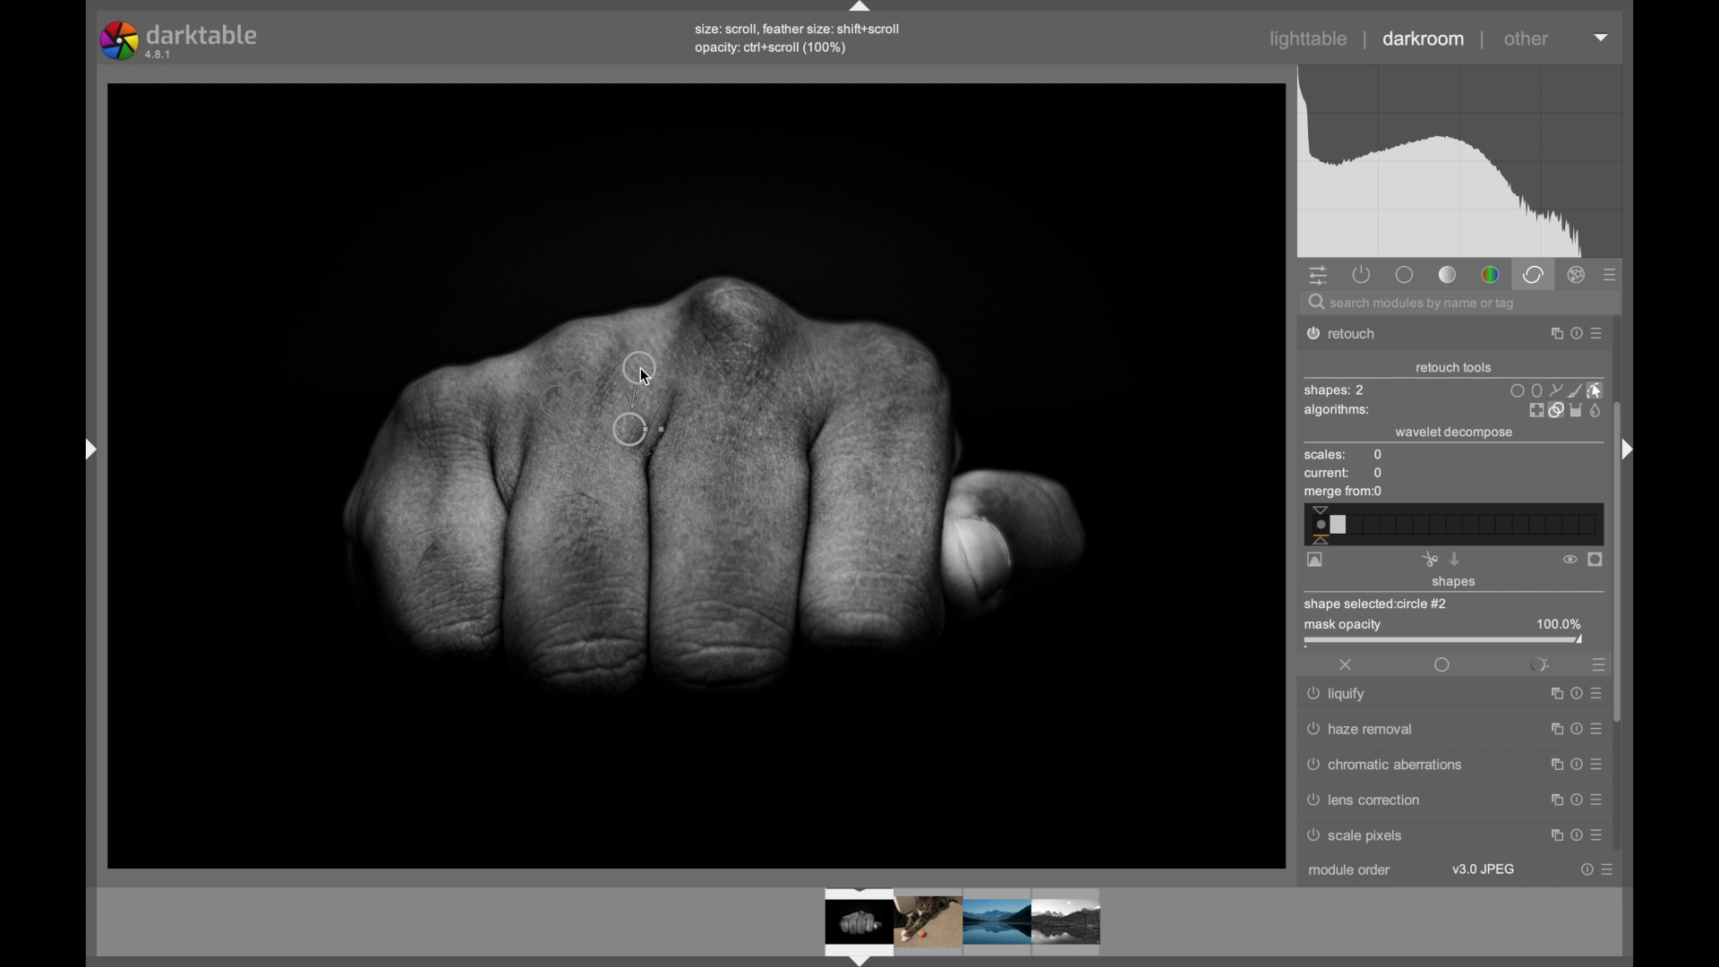  What do you see at coordinates (1315, 561) in the screenshot?
I see `display wavelet scale` at bounding box center [1315, 561].